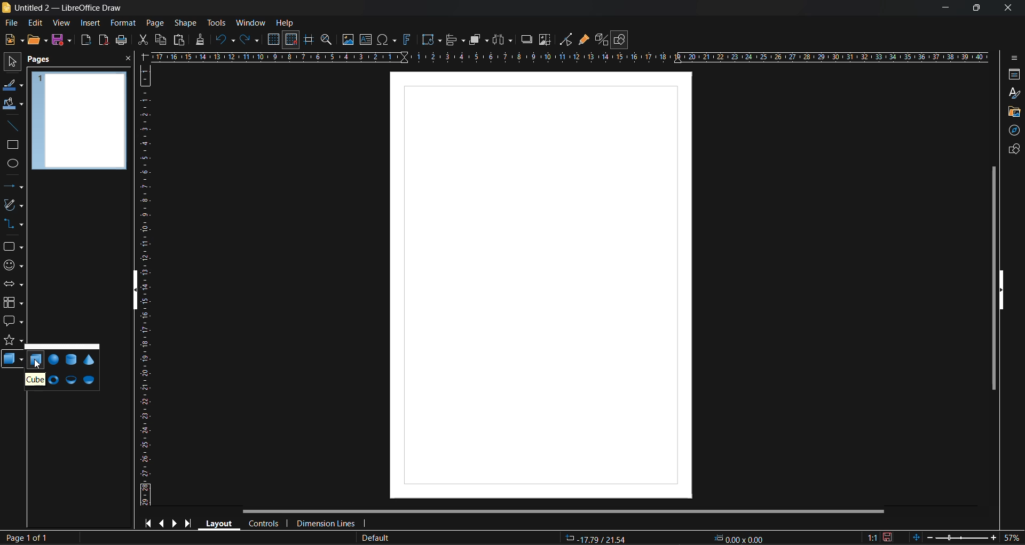 Image resolution: width=1025 pixels, height=545 pixels. Describe the element at coordinates (188, 22) in the screenshot. I see `shape` at that location.